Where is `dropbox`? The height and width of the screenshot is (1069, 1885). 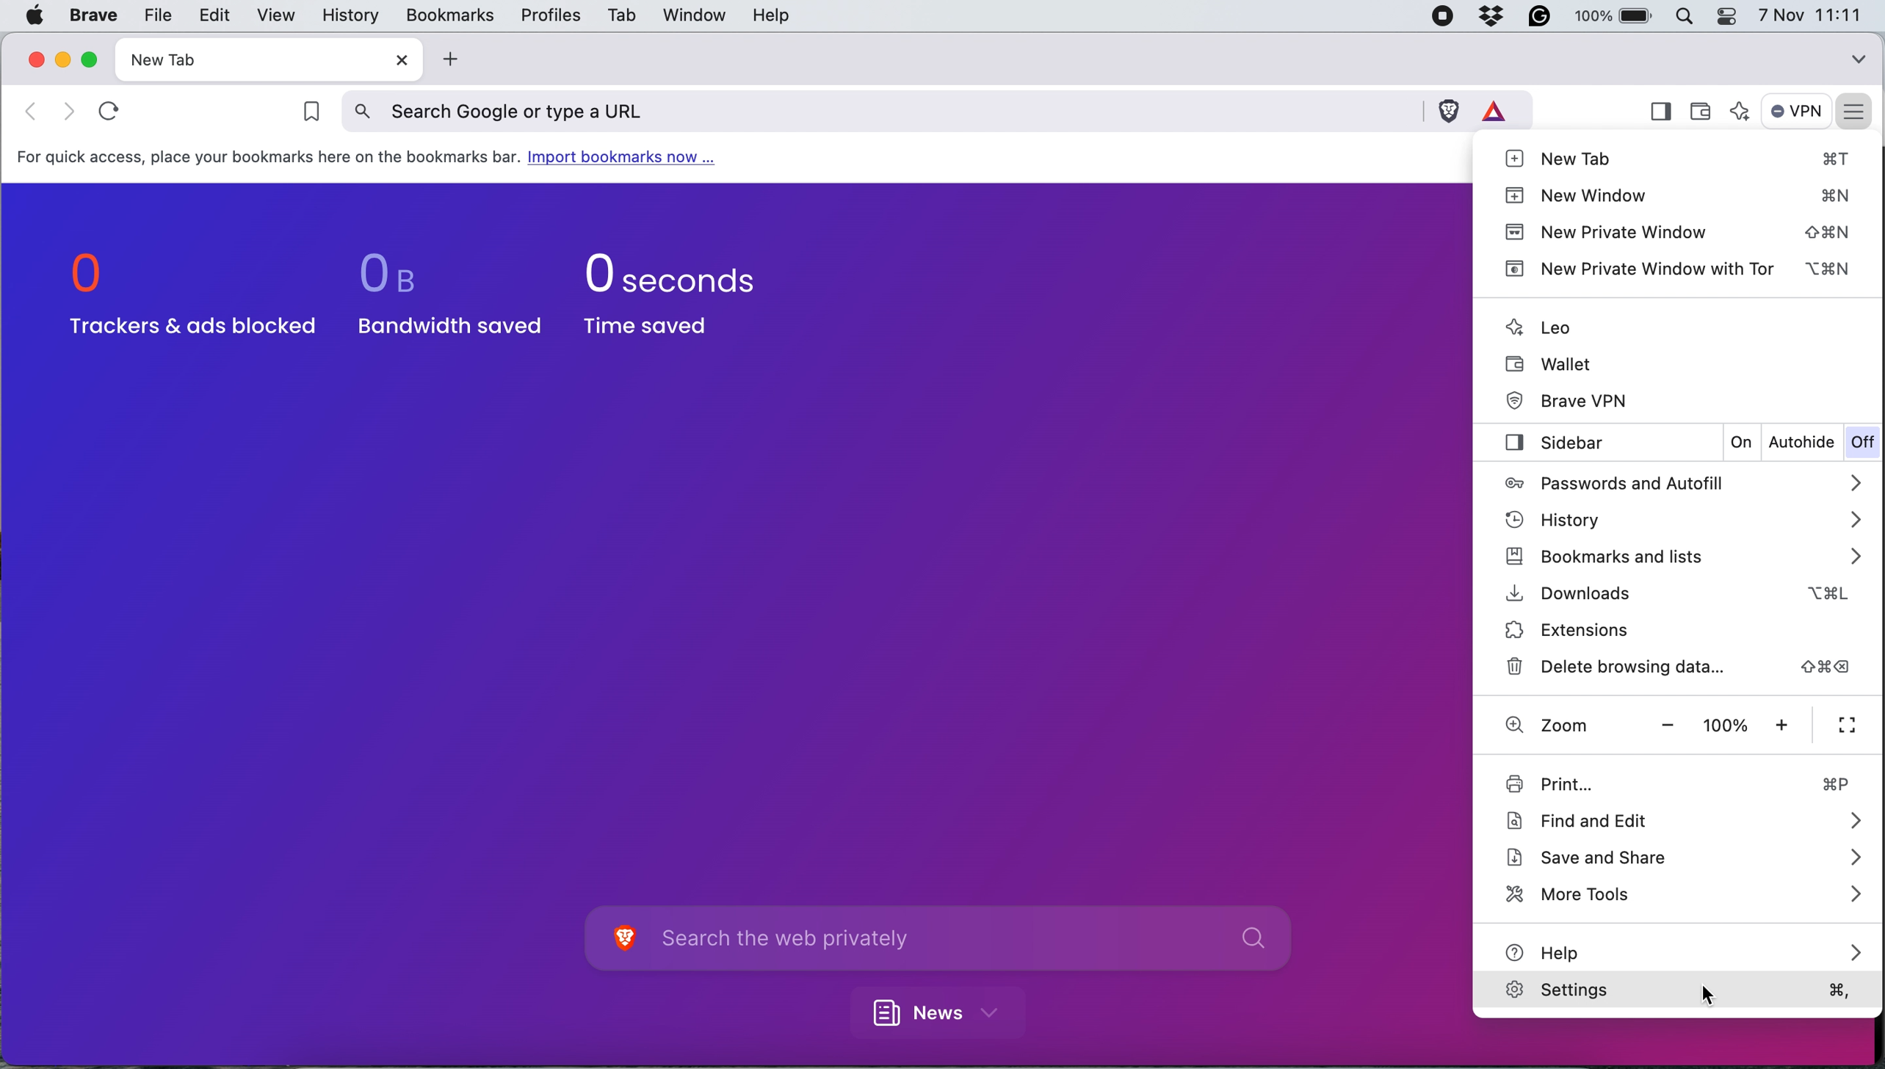 dropbox is located at coordinates (1498, 17).